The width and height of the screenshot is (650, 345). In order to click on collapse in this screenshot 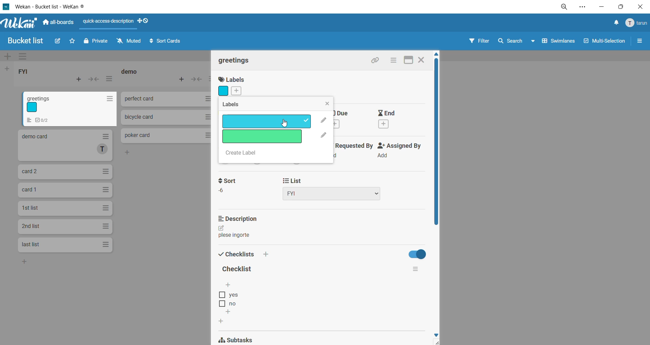, I will do `click(197, 80)`.